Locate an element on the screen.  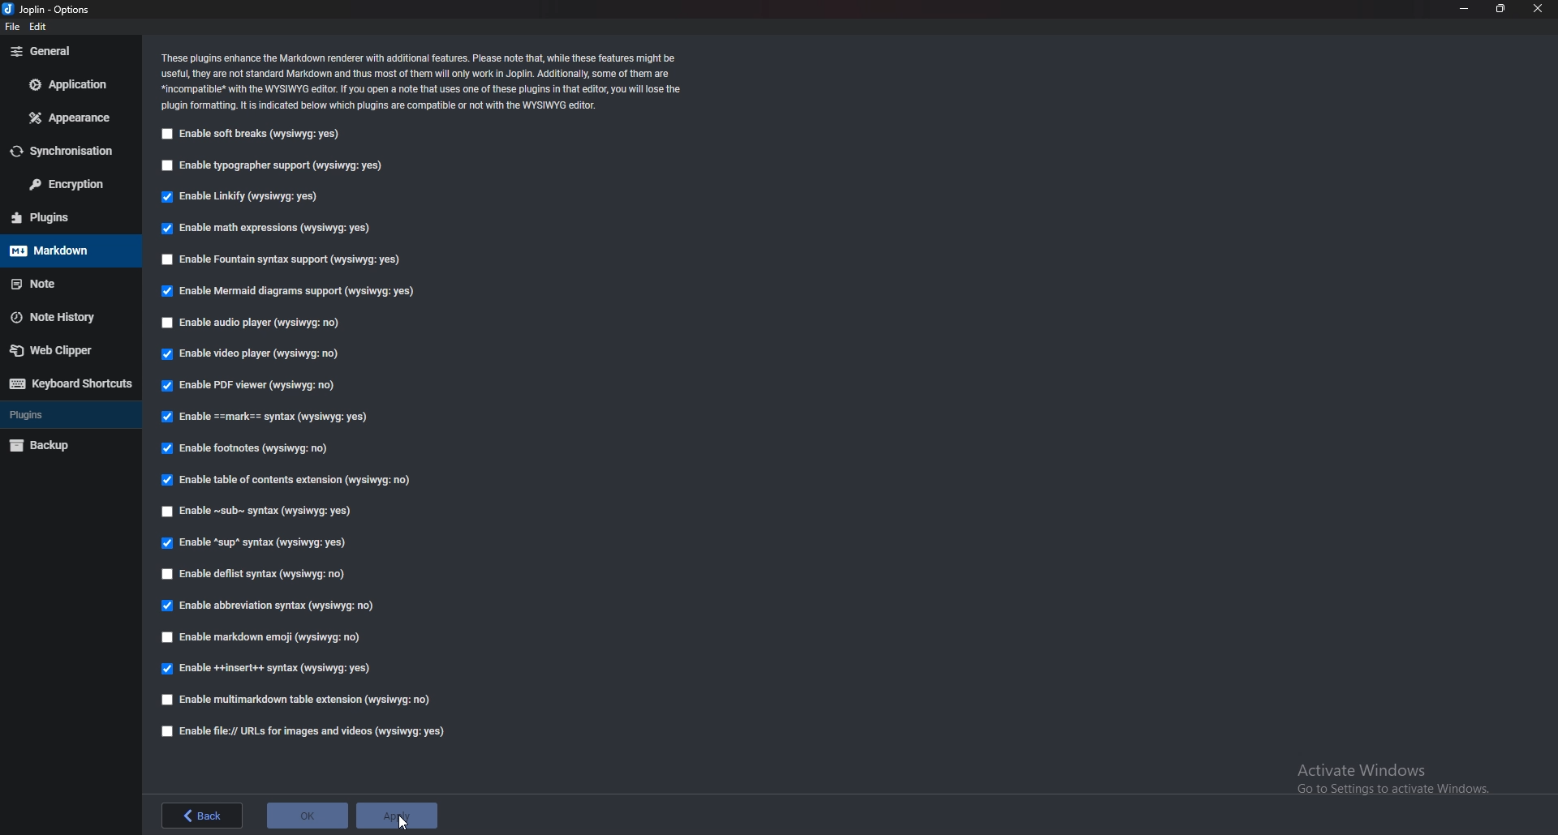
Enable math expressions is located at coordinates (273, 228).